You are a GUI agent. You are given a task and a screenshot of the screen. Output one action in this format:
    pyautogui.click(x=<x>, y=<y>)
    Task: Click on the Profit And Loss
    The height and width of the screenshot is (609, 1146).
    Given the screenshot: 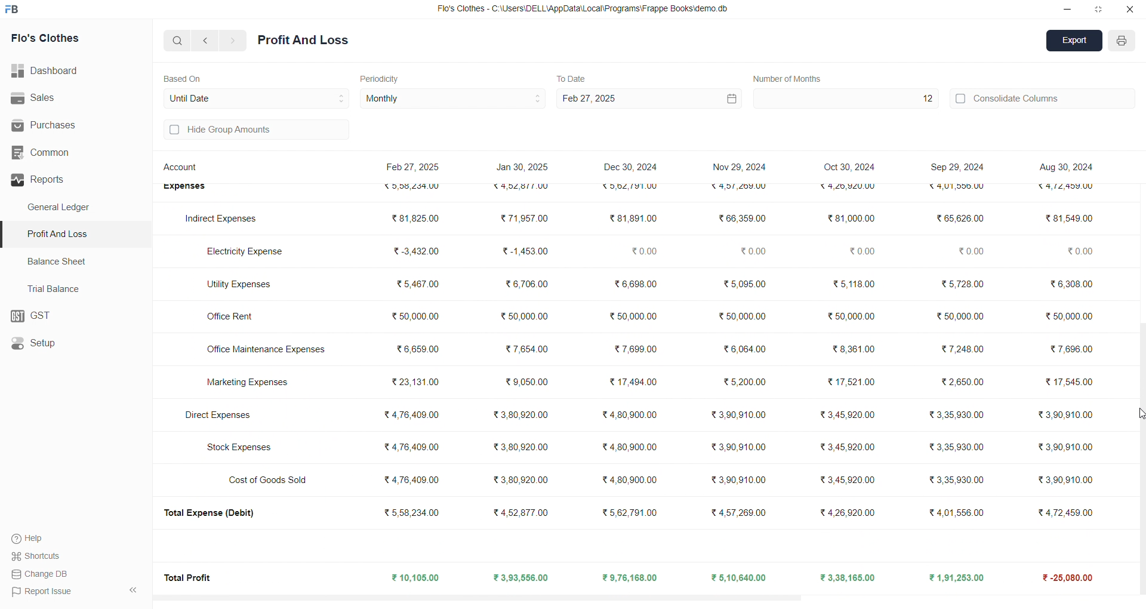 What is the action you would take?
    pyautogui.click(x=303, y=41)
    